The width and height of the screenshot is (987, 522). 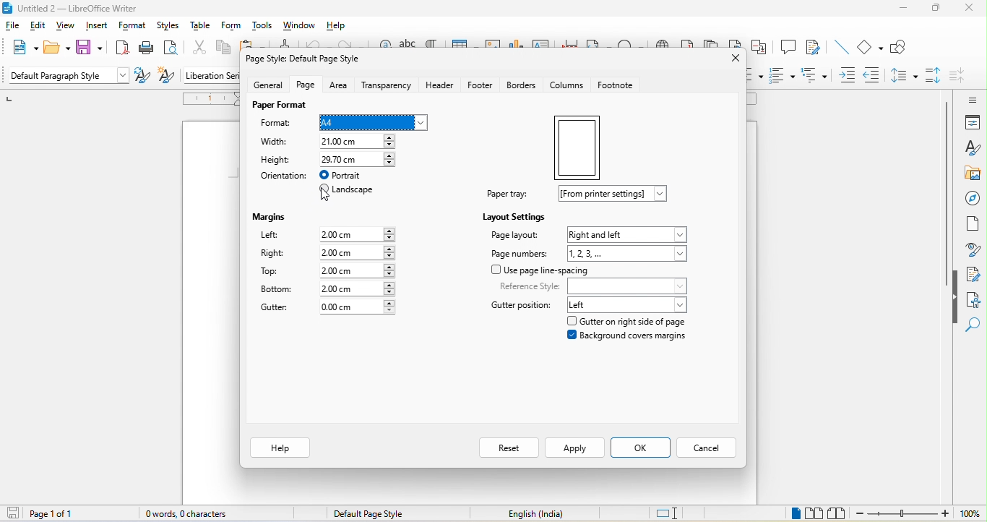 What do you see at coordinates (734, 61) in the screenshot?
I see `close` at bounding box center [734, 61].